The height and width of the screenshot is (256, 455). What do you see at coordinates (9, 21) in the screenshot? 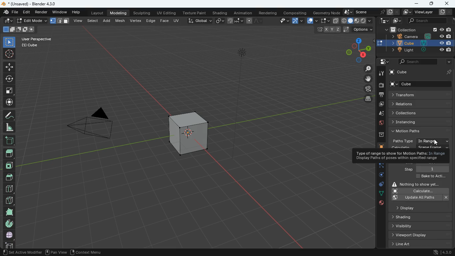
I see `edit` at bounding box center [9, 21].